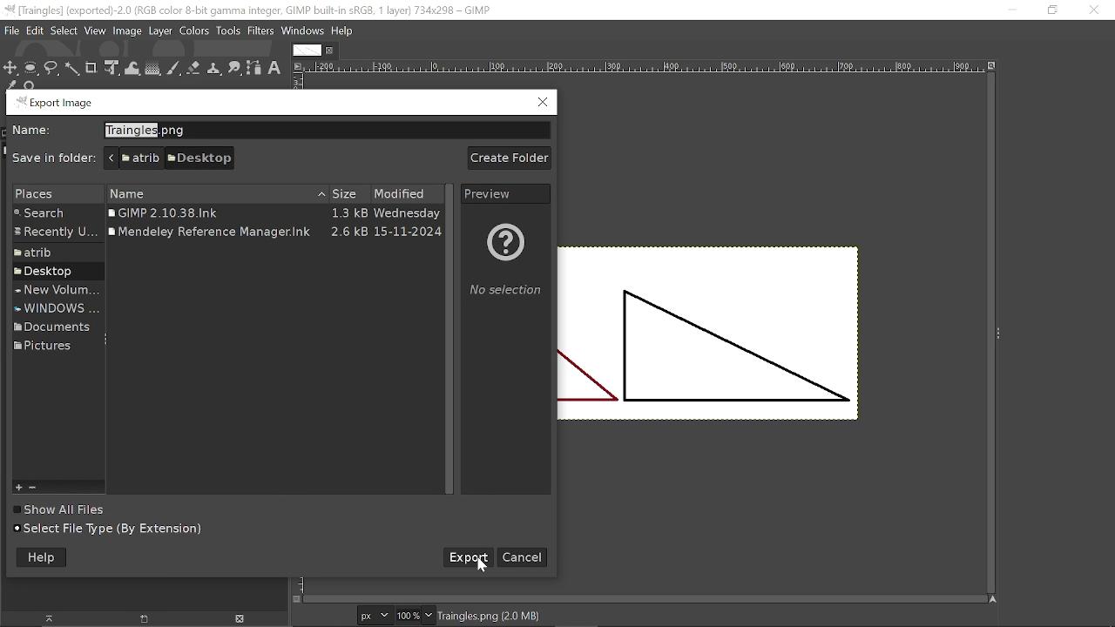  Describe the element at coordinates (10, 85) in the screenshot. I see `Color picker tool` at that location.